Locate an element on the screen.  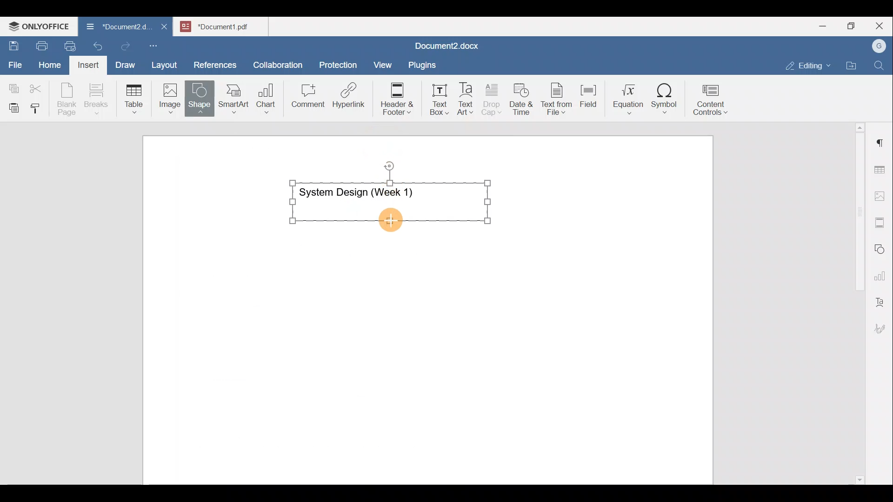
Collaboration is located at coordinates (276, 60).